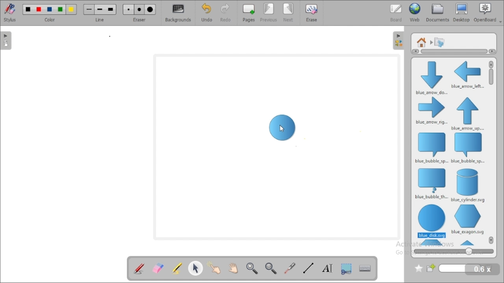 The height and width of the screenshot is (283, 504). I want to click on horizontal scroll bar, so click(452, 51).